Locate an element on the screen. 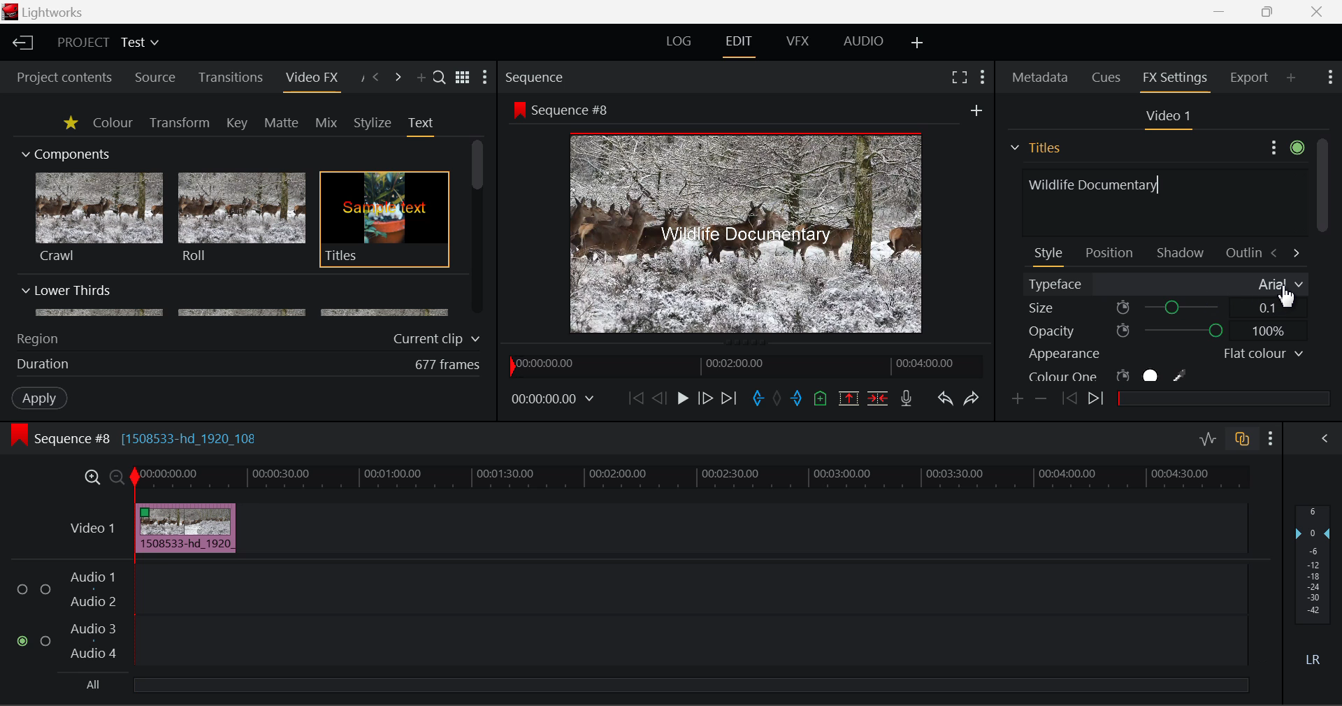 This screenshot has height=706, width=1342. Decibel Level is located at coordinates (1314, 589).